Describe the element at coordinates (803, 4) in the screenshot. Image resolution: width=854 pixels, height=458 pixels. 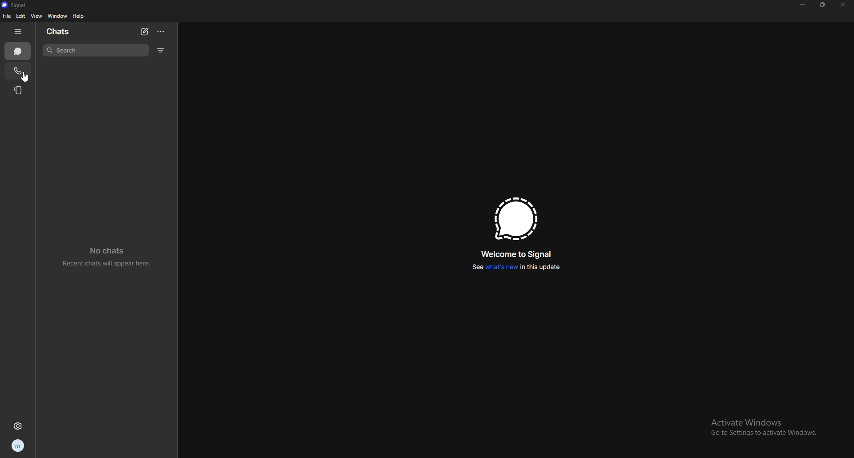
I see `minimize` at that location.